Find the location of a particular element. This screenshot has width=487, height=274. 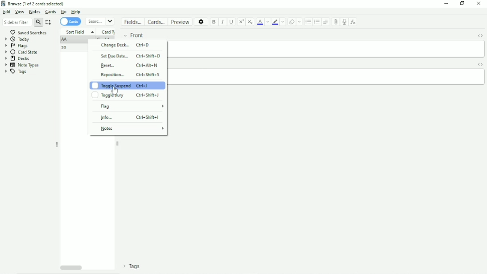

Bold is located at coordinates (215, 22).